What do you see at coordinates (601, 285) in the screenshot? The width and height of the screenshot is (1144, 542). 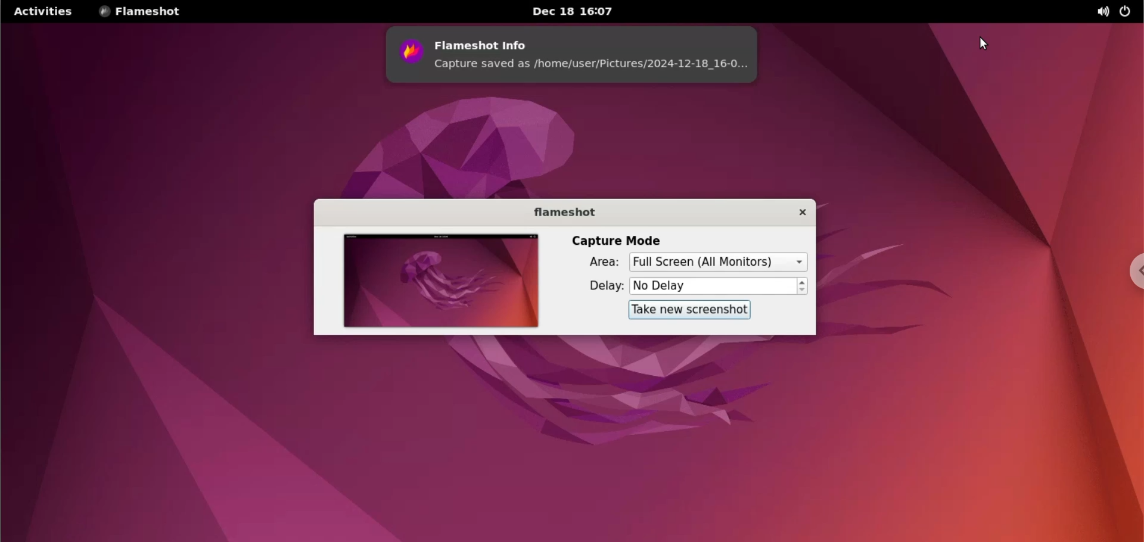 I see `delay label` at bounding box center [601, 285].